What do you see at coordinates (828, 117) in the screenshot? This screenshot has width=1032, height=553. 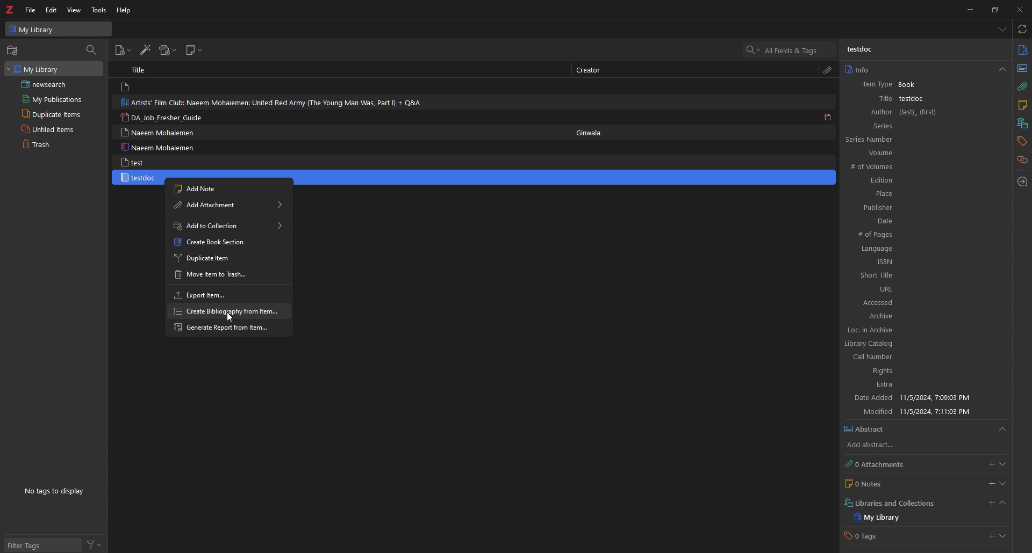 I see `pdf` at bounding box center [828, 117].